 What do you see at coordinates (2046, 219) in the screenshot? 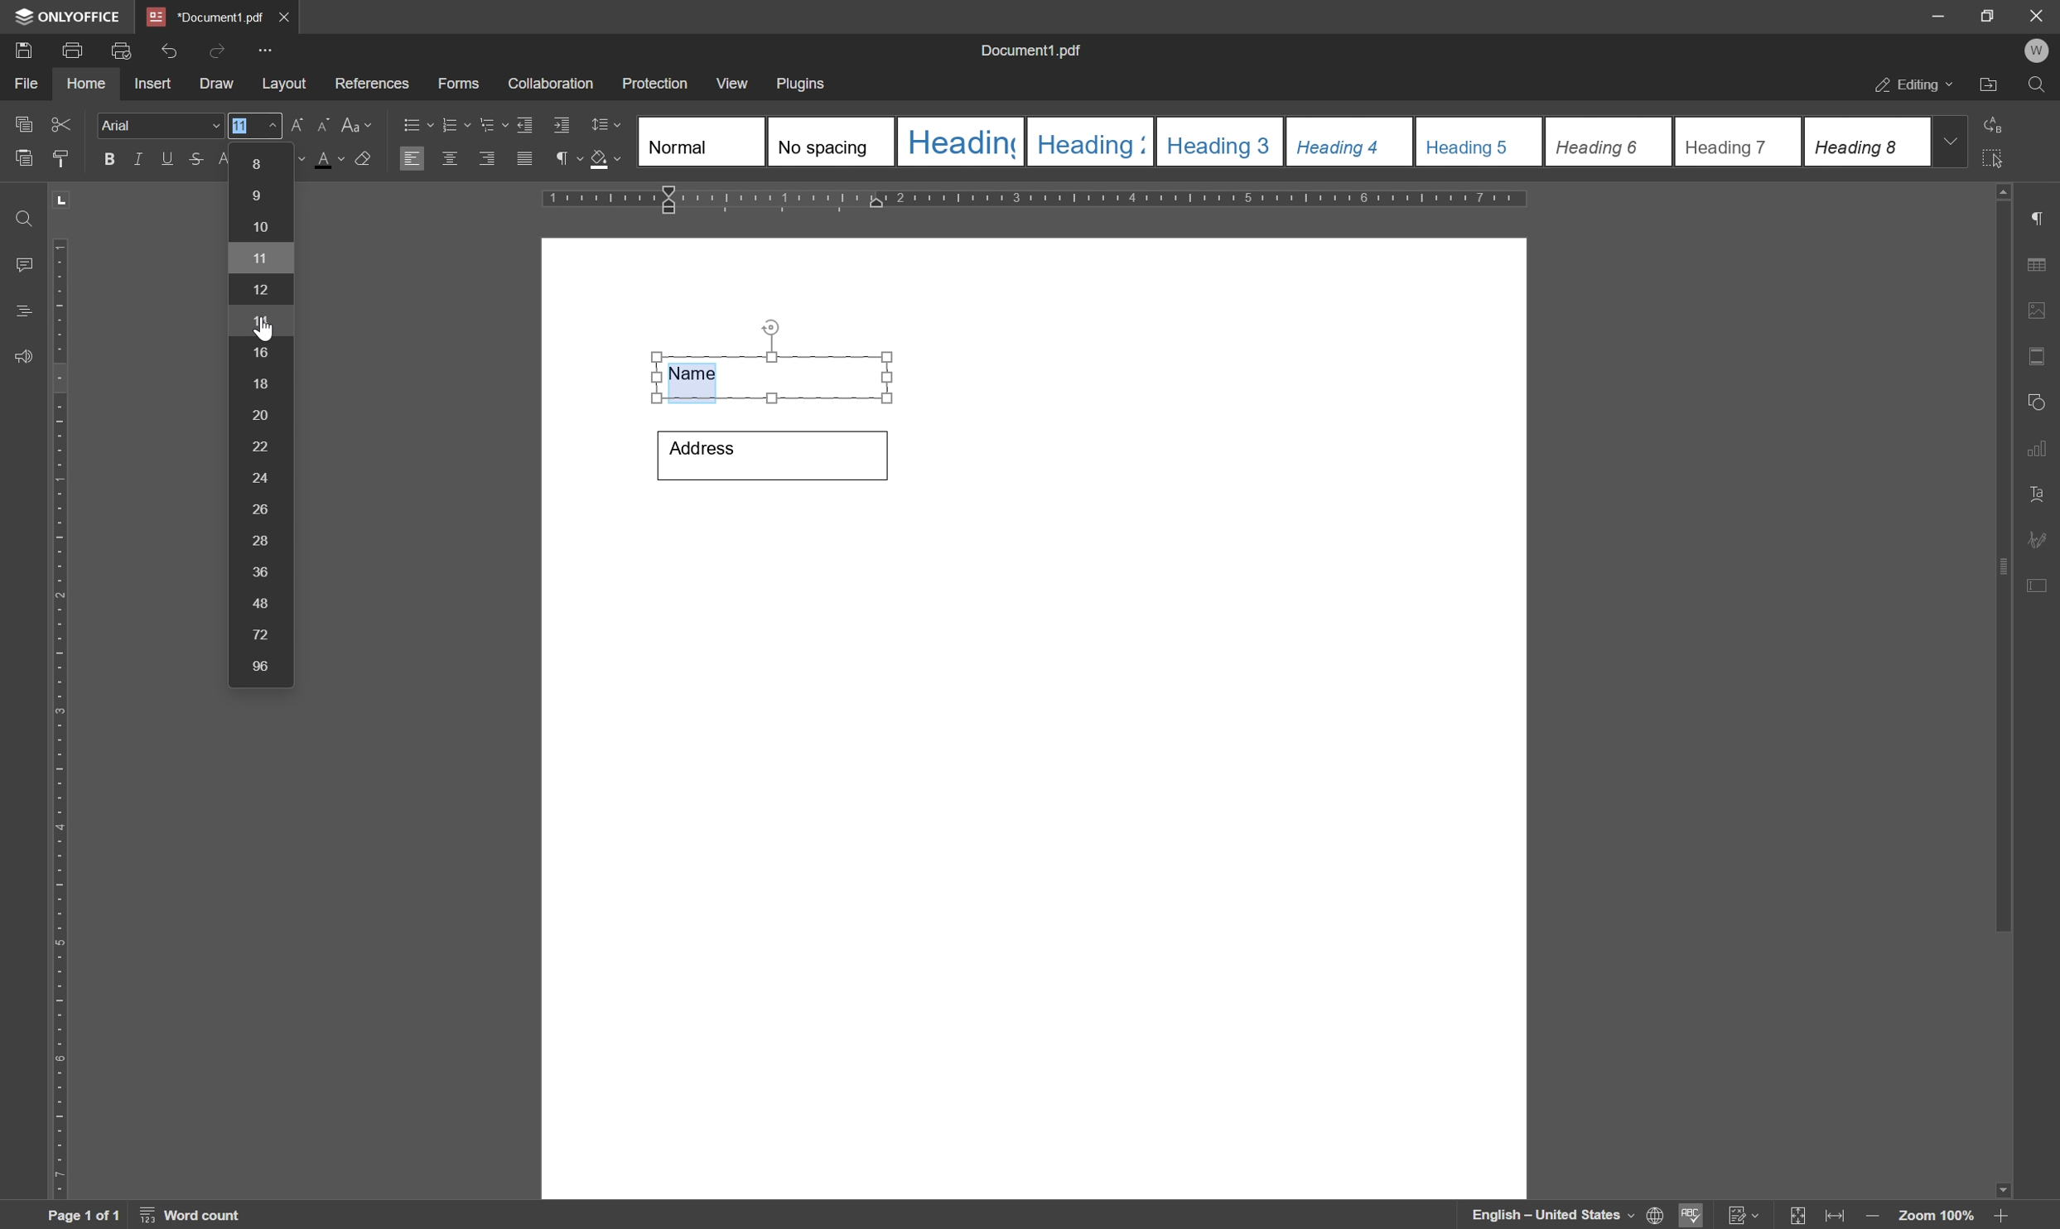
I see `paragraph settings` at bounding box center [2046, 219].